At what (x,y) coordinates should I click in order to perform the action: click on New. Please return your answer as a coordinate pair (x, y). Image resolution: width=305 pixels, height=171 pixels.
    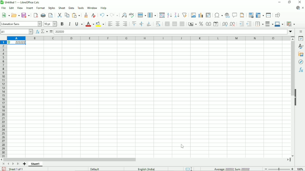
    Looking at the image, I should click on (6, 15).